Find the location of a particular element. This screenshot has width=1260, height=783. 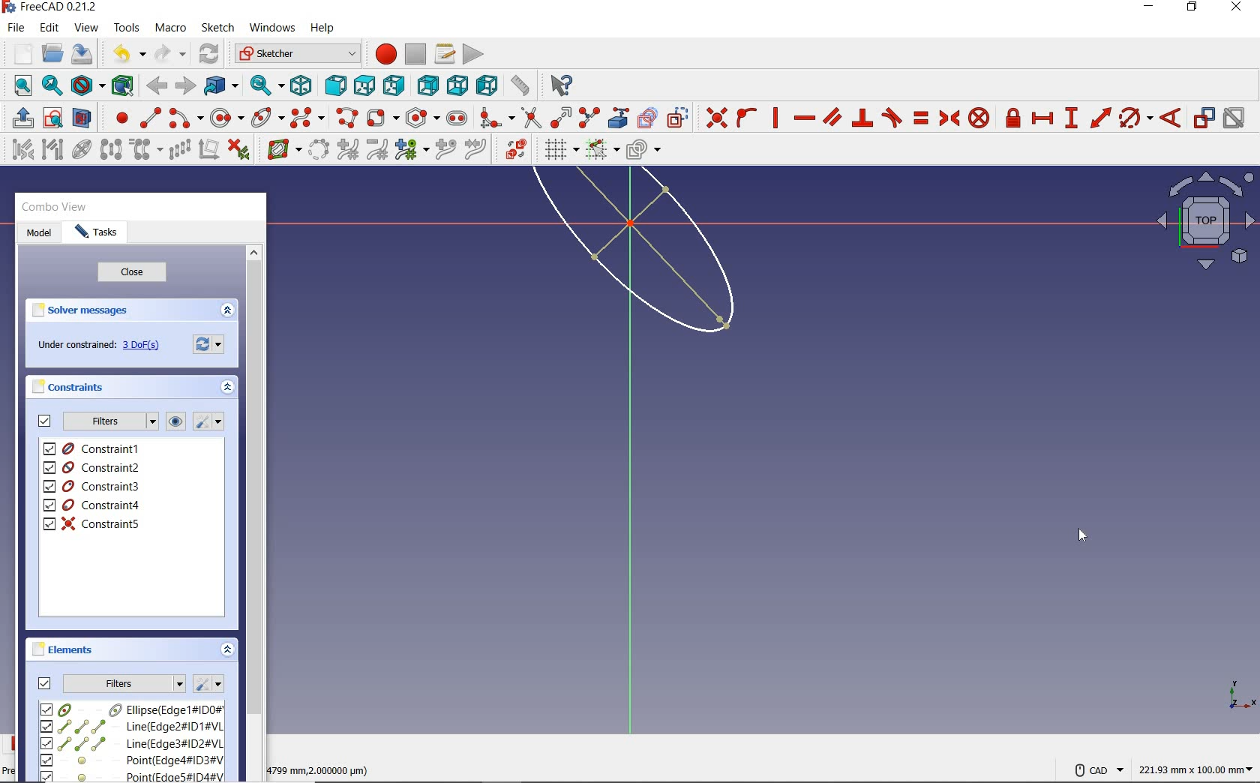

CAD Navigation Style is located at coordinates (1095, 768).